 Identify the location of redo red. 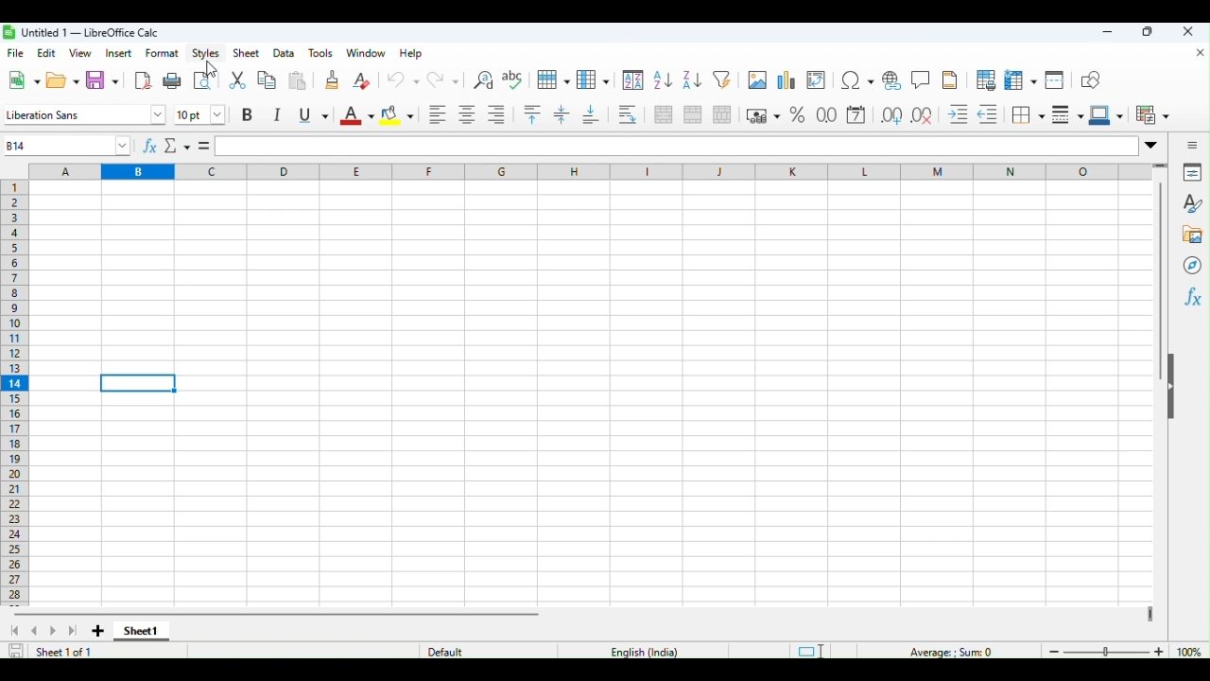
(439, 78).